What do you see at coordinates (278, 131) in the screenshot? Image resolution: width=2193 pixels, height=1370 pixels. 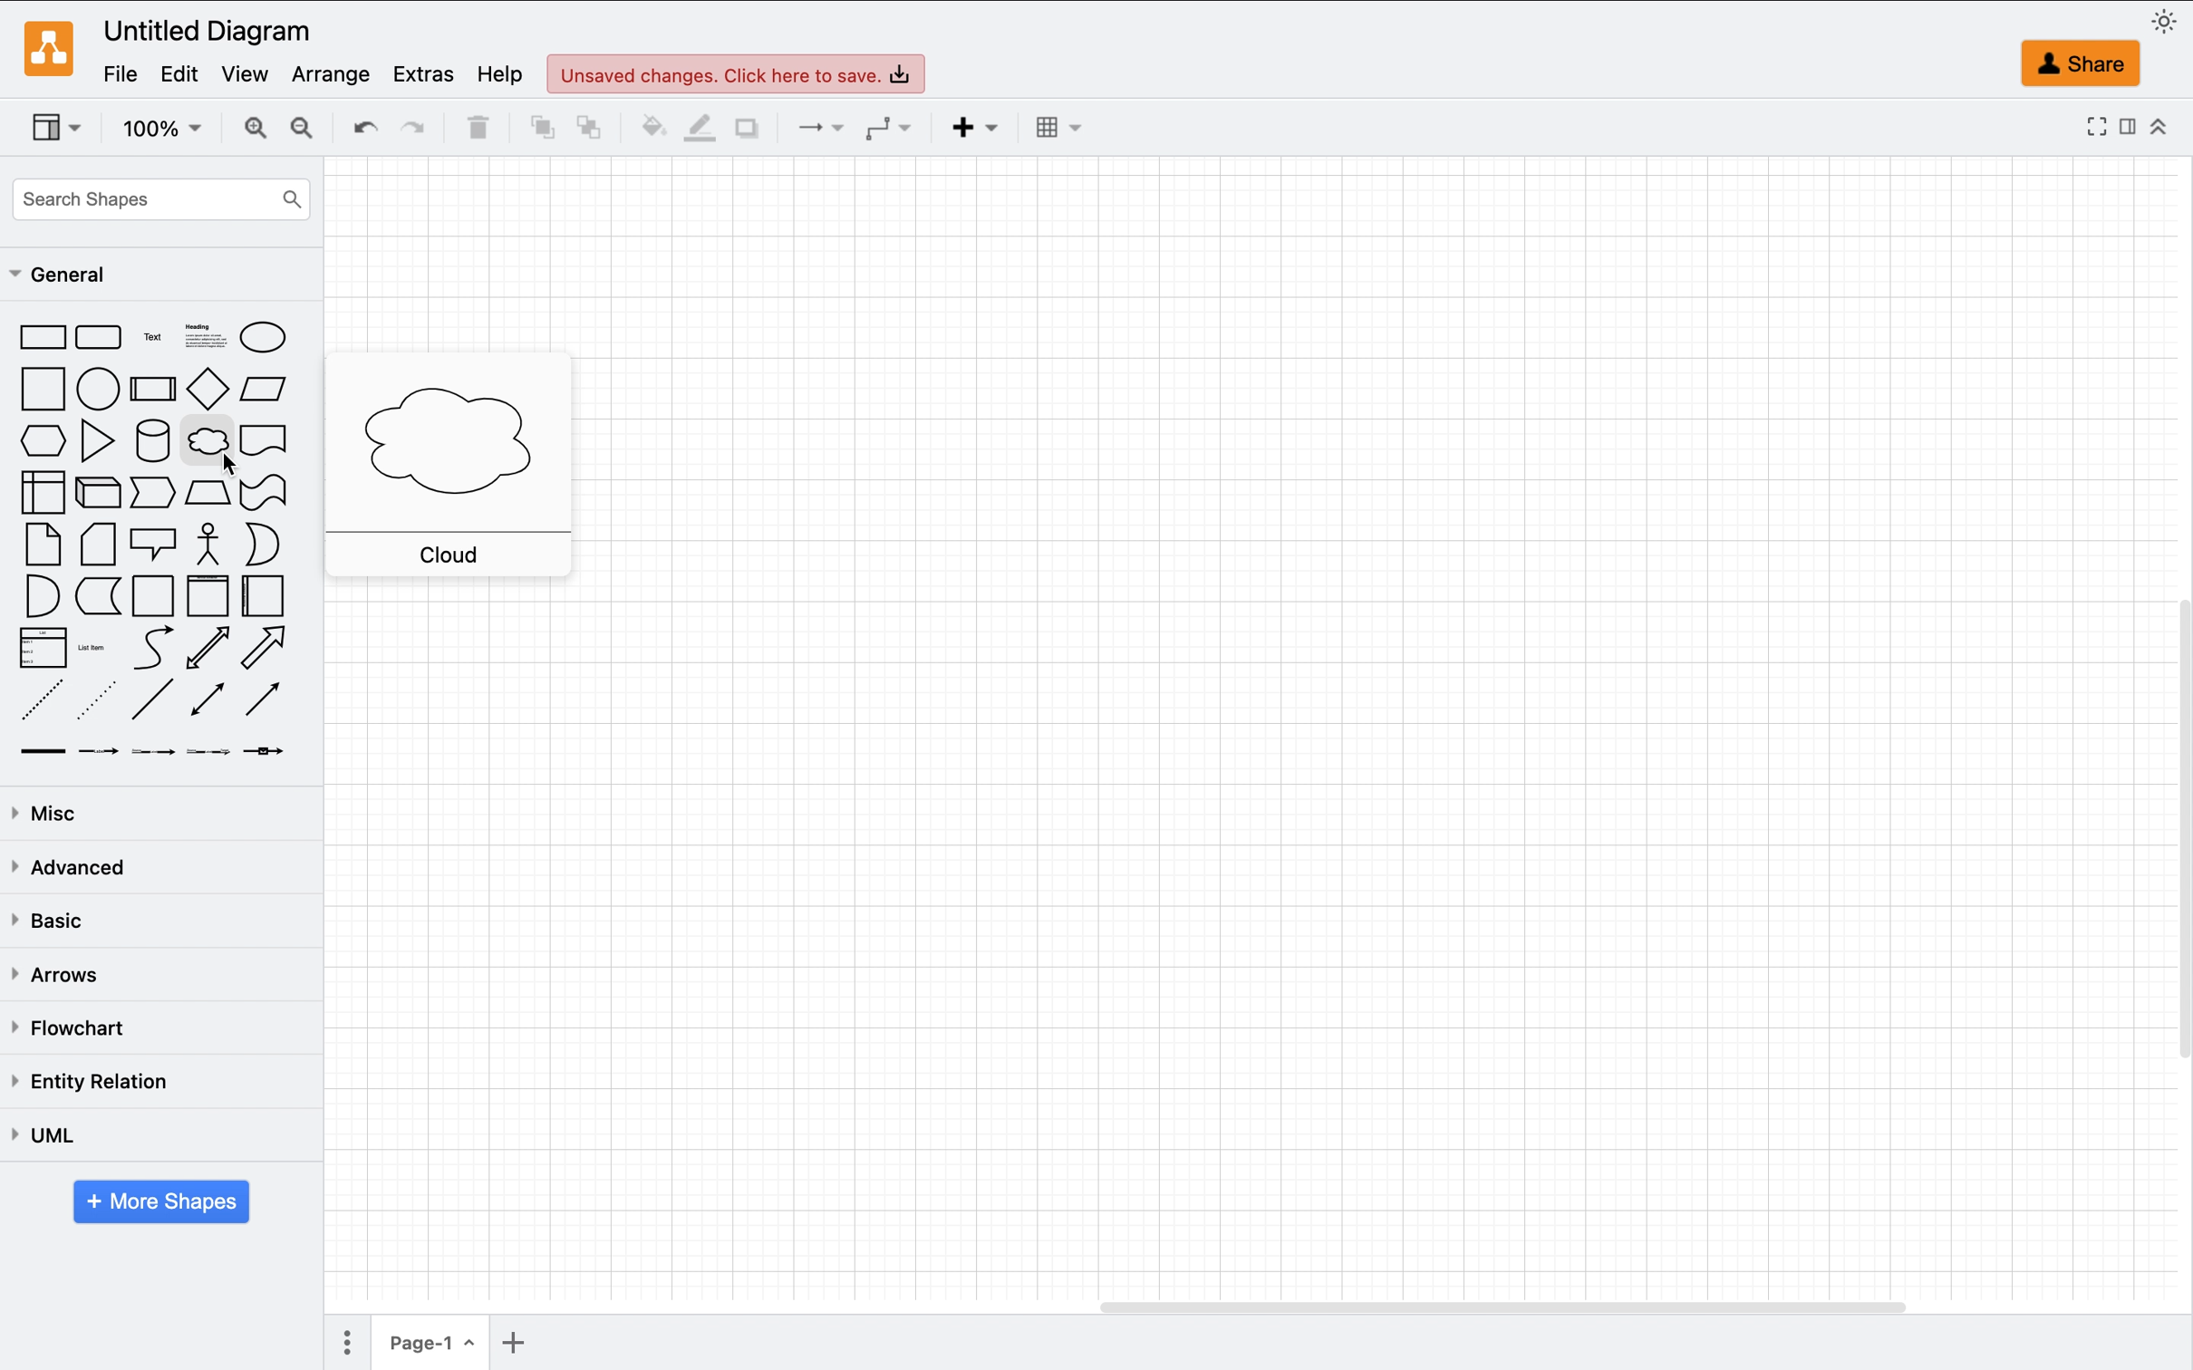 I see `zoom in and out` at bounding box center [278, 131].